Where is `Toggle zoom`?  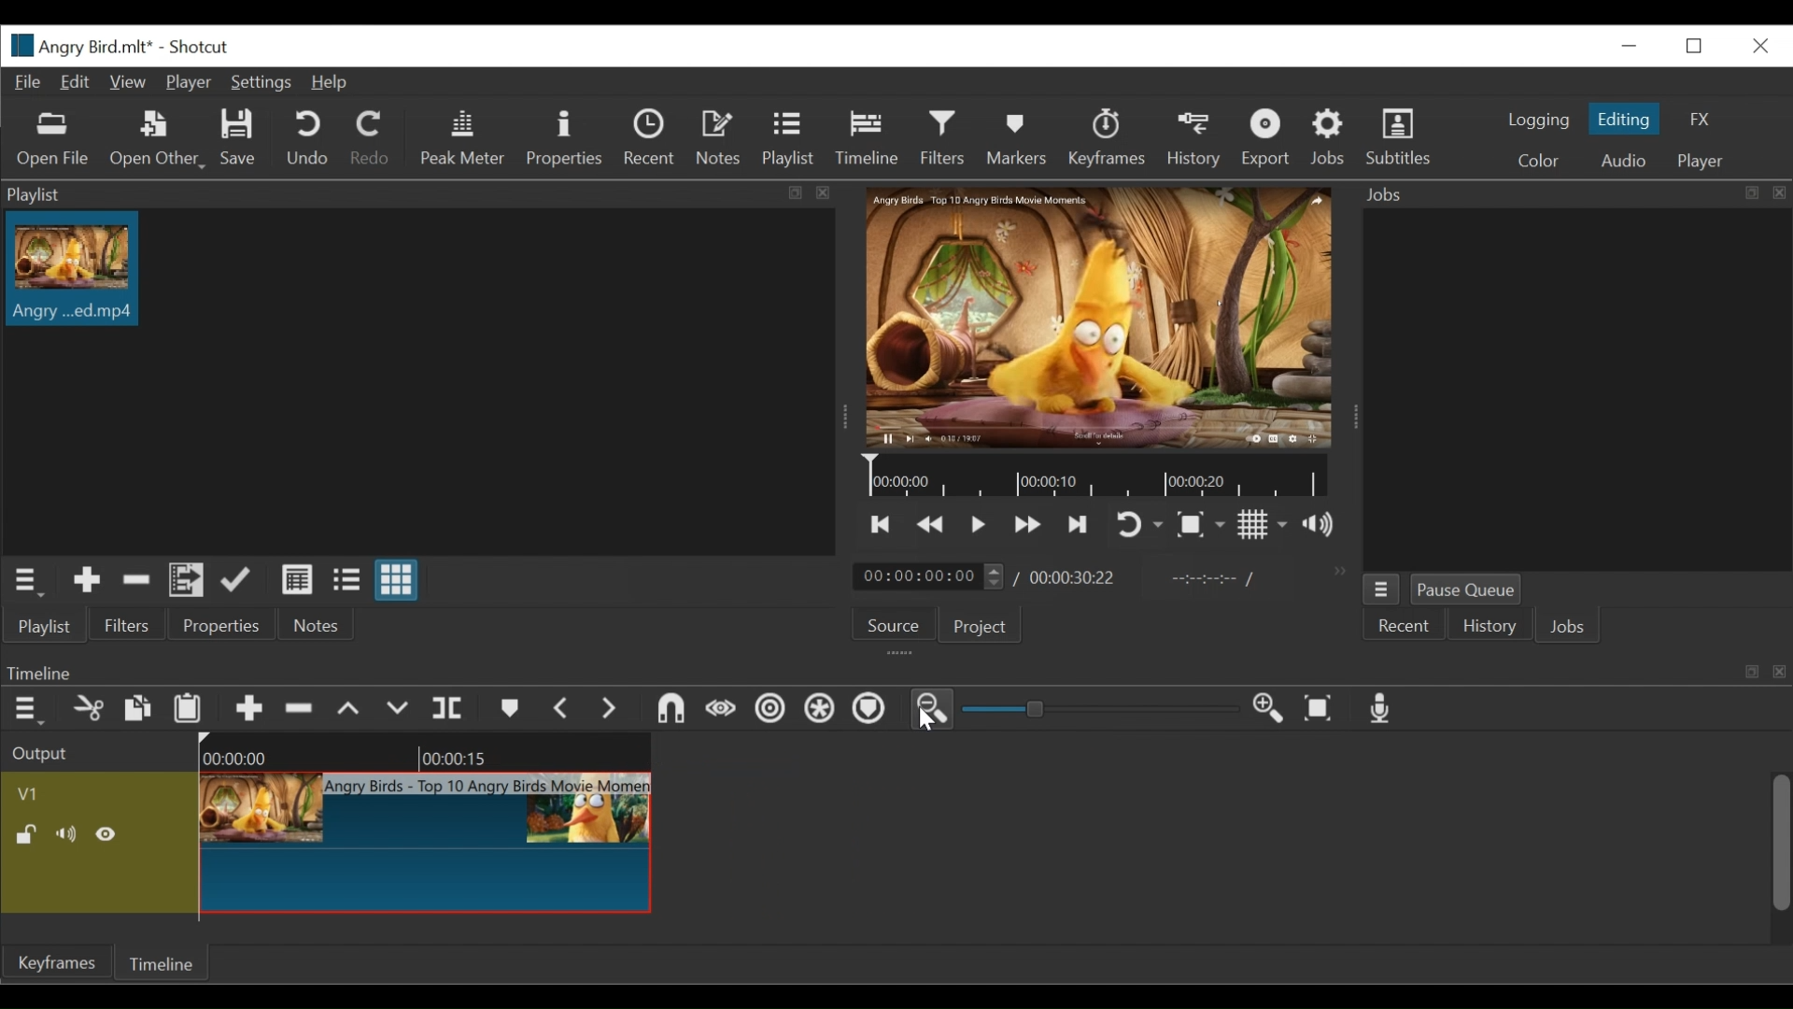 Toggle zoom is located at coordinates (1203, 527).